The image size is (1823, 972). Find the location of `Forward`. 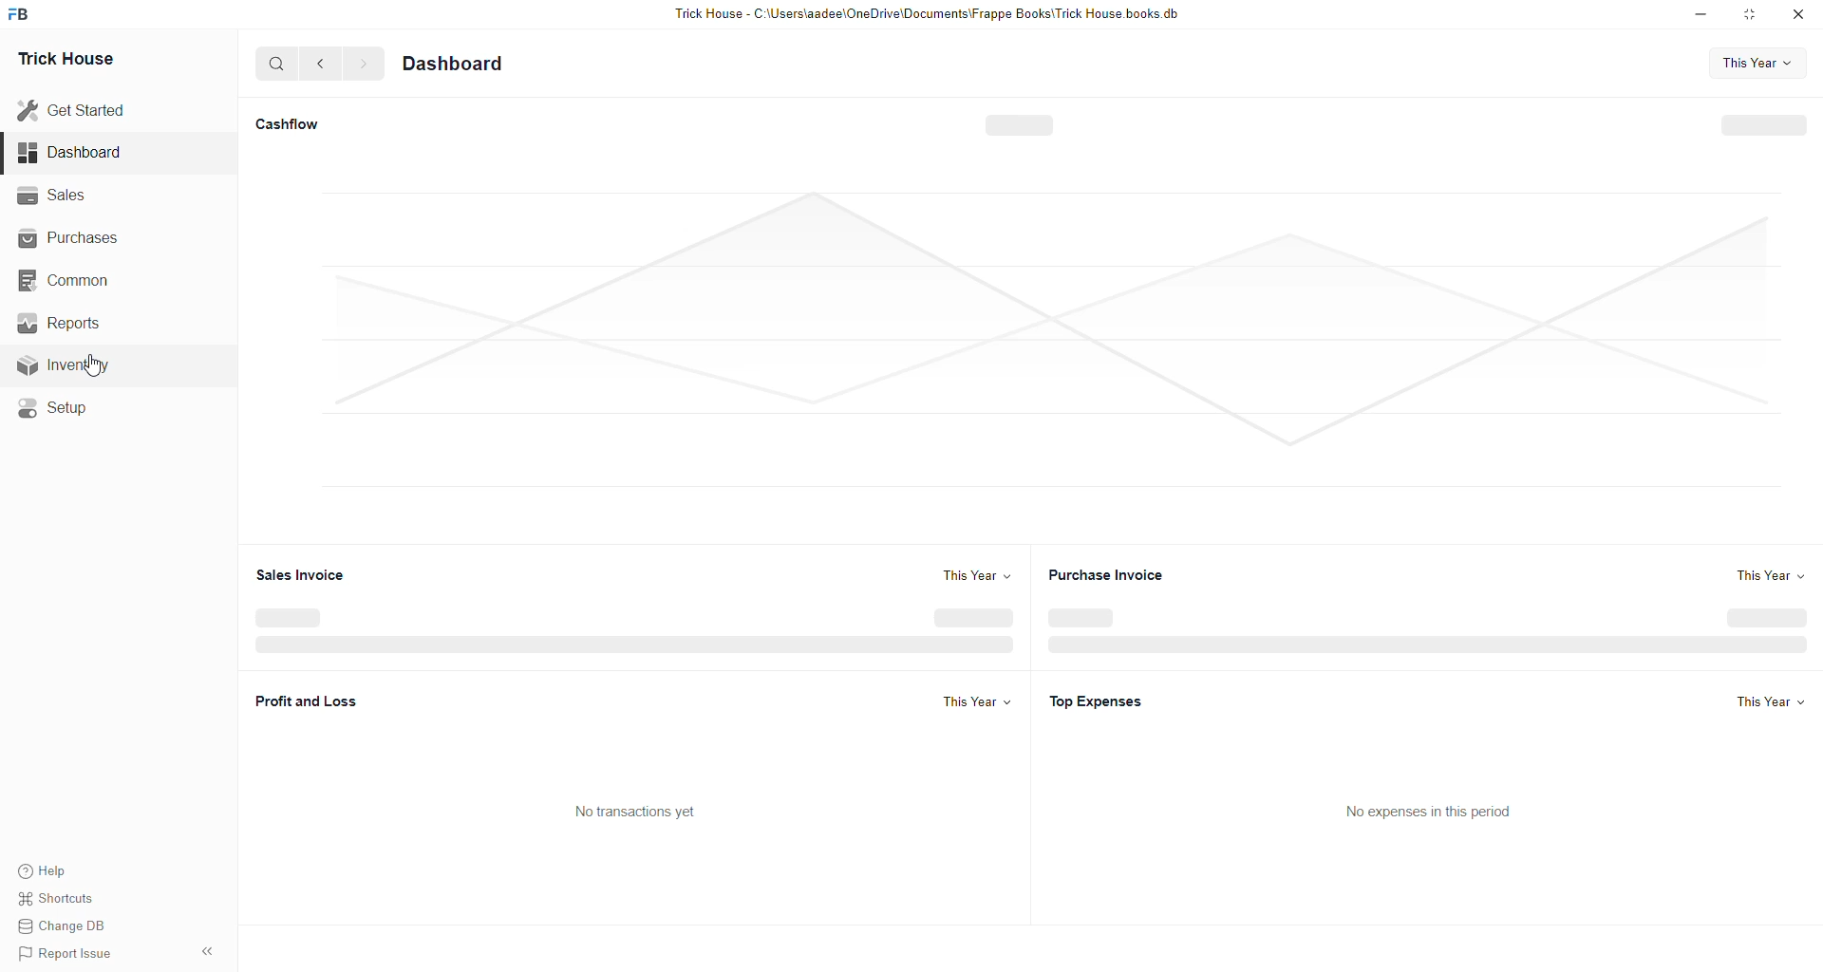

Forward is located at coordinates (366, 65).